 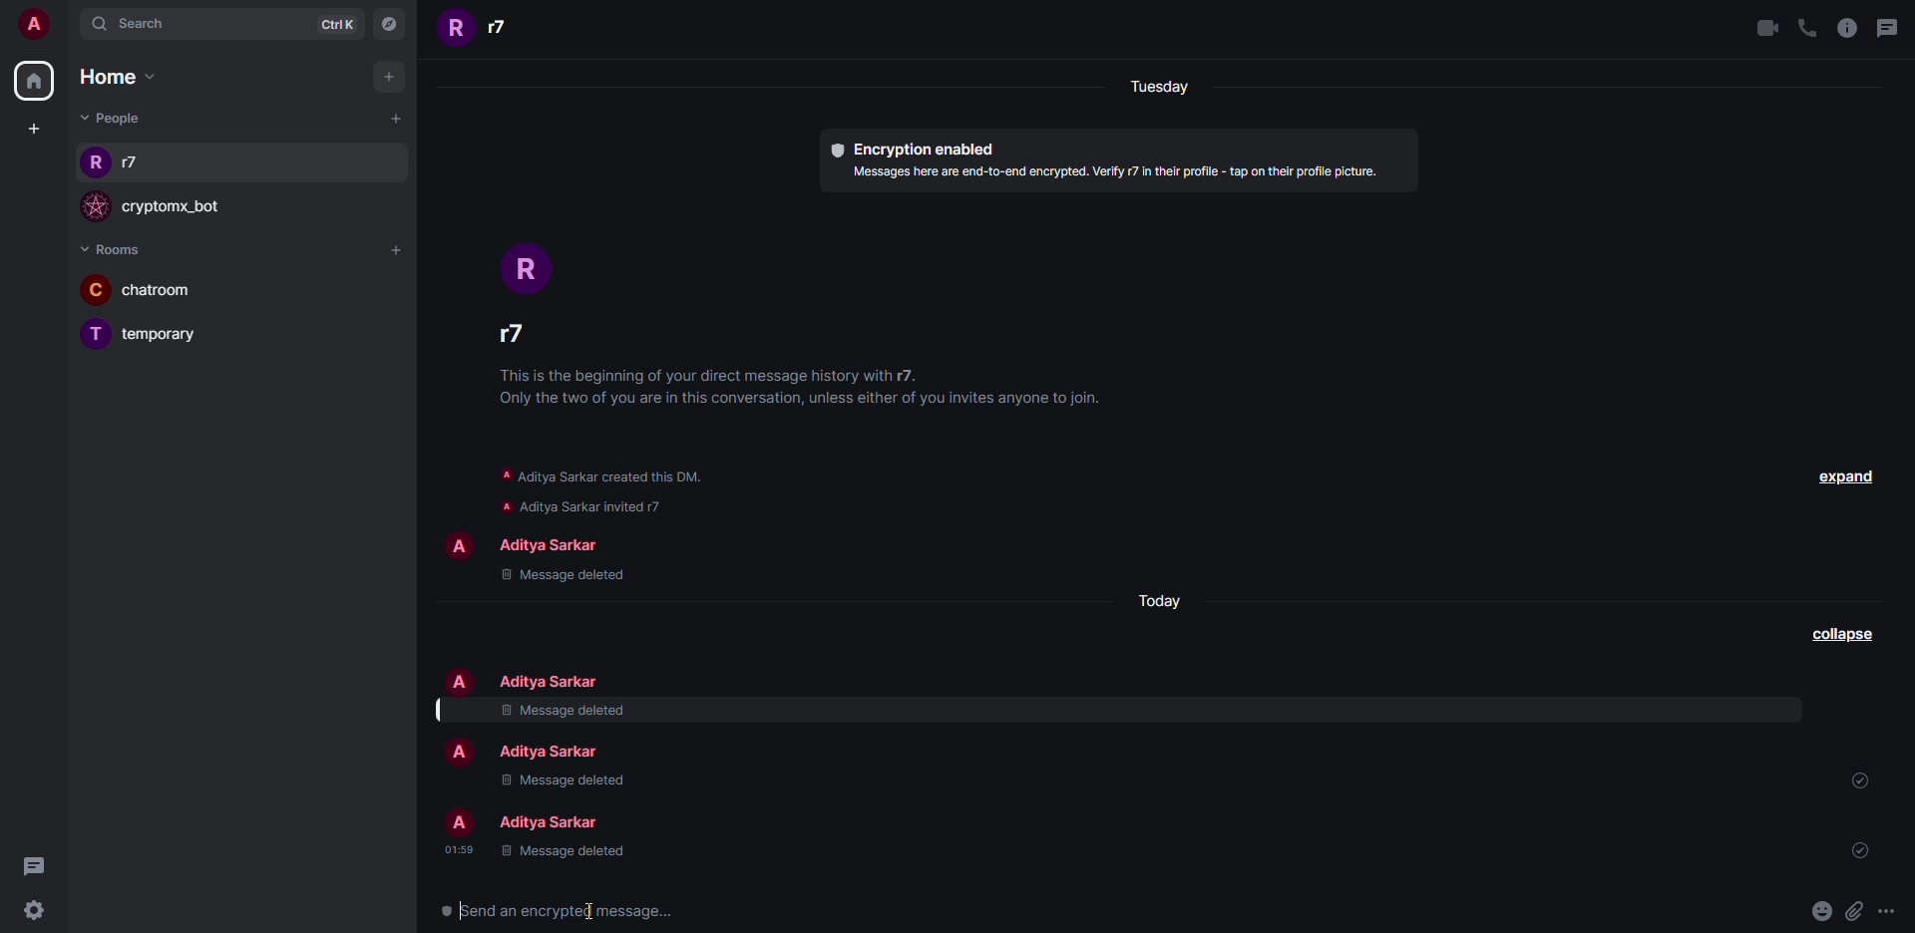 What do you see at coordinates (1163, 596) in the screenshot?
I see `day` at bounding box center [1163, 596].